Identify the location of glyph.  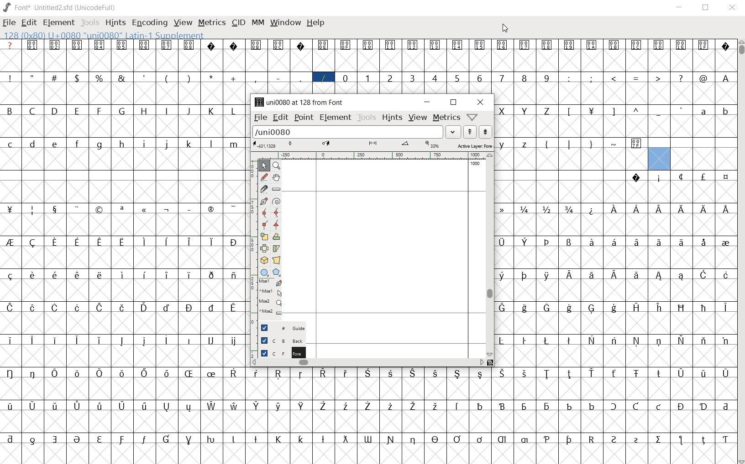
(547, 45).